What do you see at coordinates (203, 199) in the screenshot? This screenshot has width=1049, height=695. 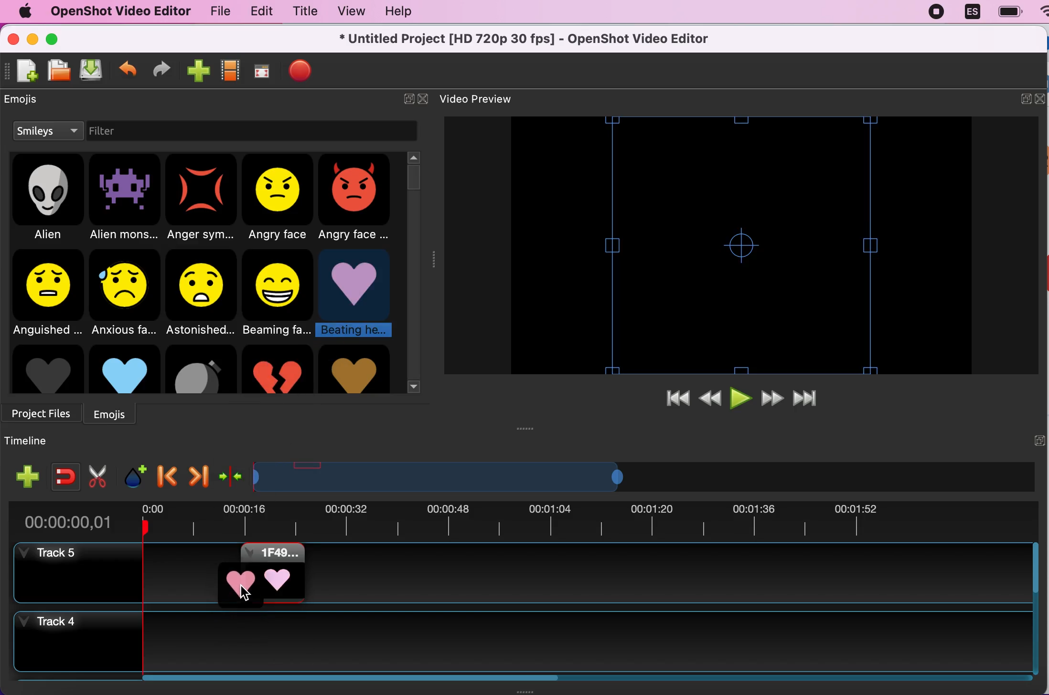 I see `anger` at bounding box center [203, 199].